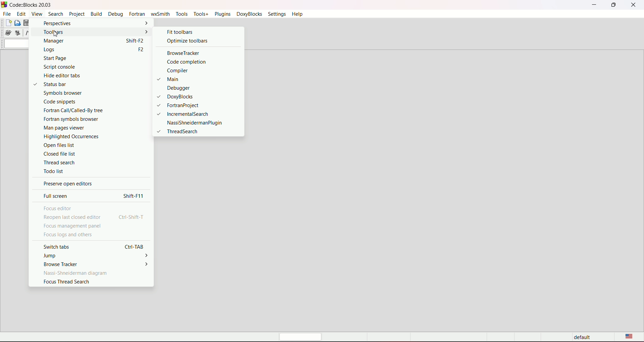  I want to click on debugger, so click(190, 88).